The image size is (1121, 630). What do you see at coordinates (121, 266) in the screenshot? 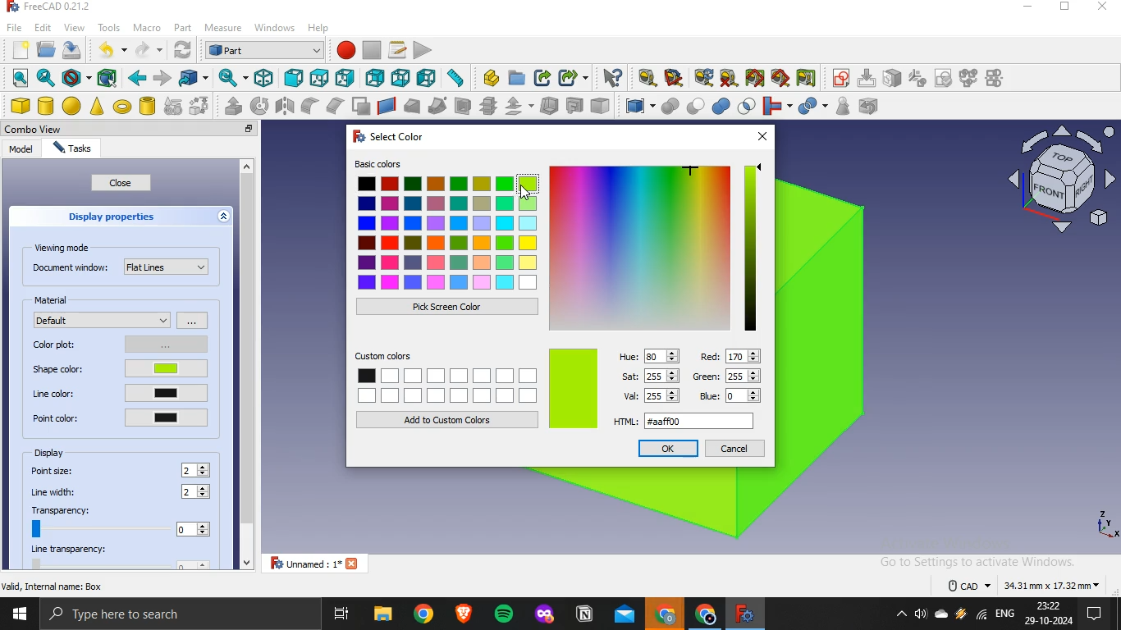
I see `document window` at bounding box center [121, 266].